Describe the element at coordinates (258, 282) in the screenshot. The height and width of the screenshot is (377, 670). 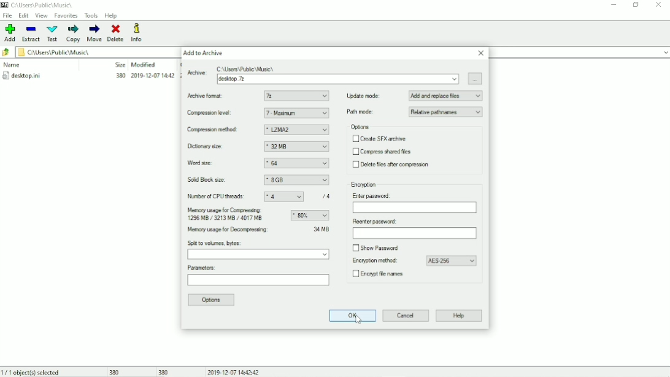
I see `Parameters` at that location.